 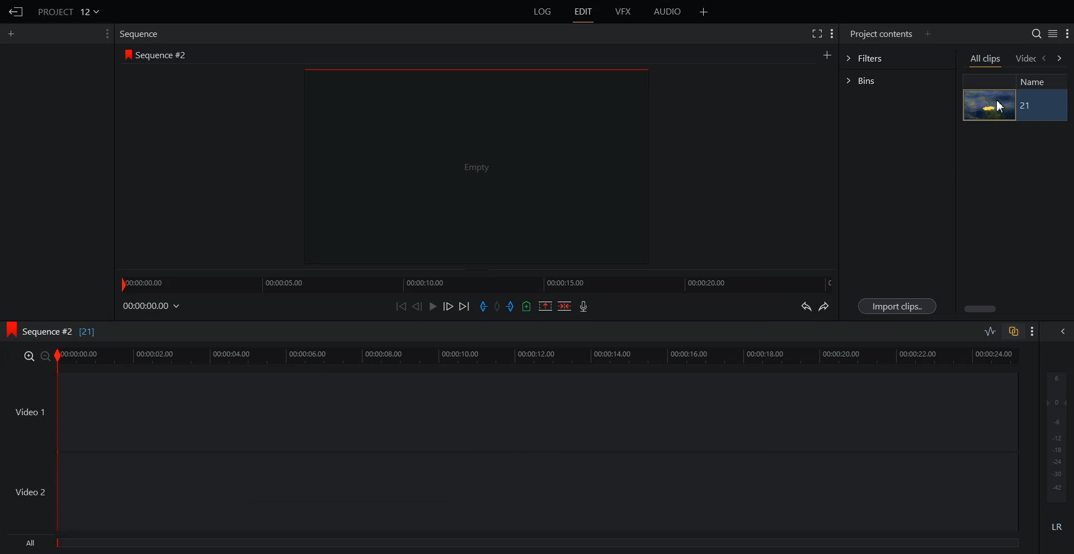 I want to click on Slider, so click(x=477, y=283).